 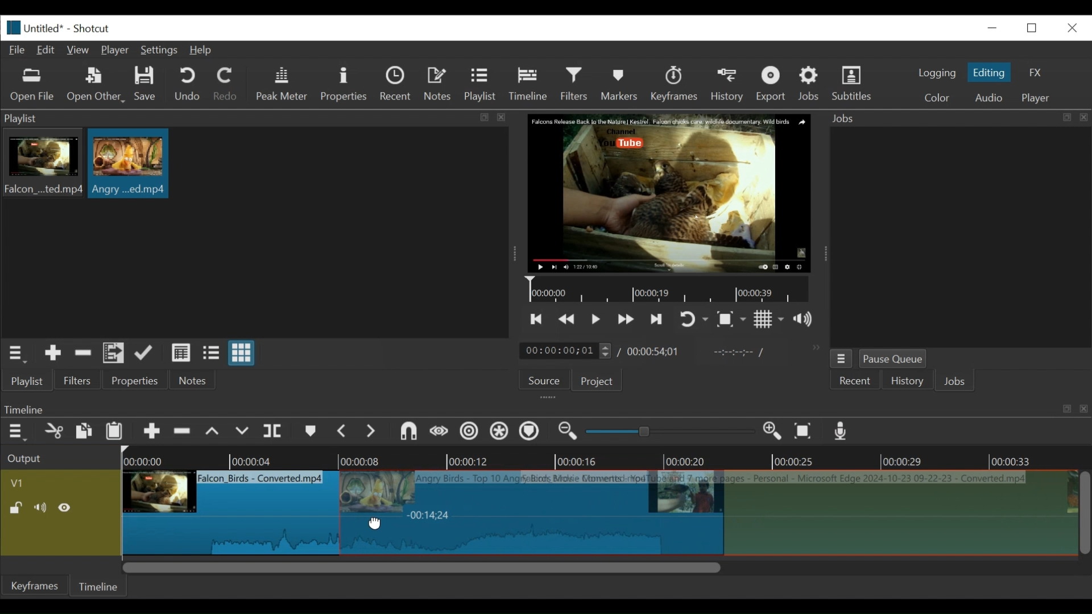 What do you see at coordinates (189, 85) in the screenshot?
I see `Undo` at bounding box center [189, 85].